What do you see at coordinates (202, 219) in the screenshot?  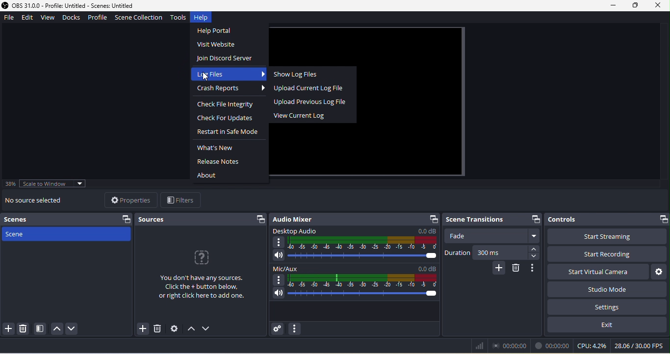 I see `sources` at bounding box center [202, 219].